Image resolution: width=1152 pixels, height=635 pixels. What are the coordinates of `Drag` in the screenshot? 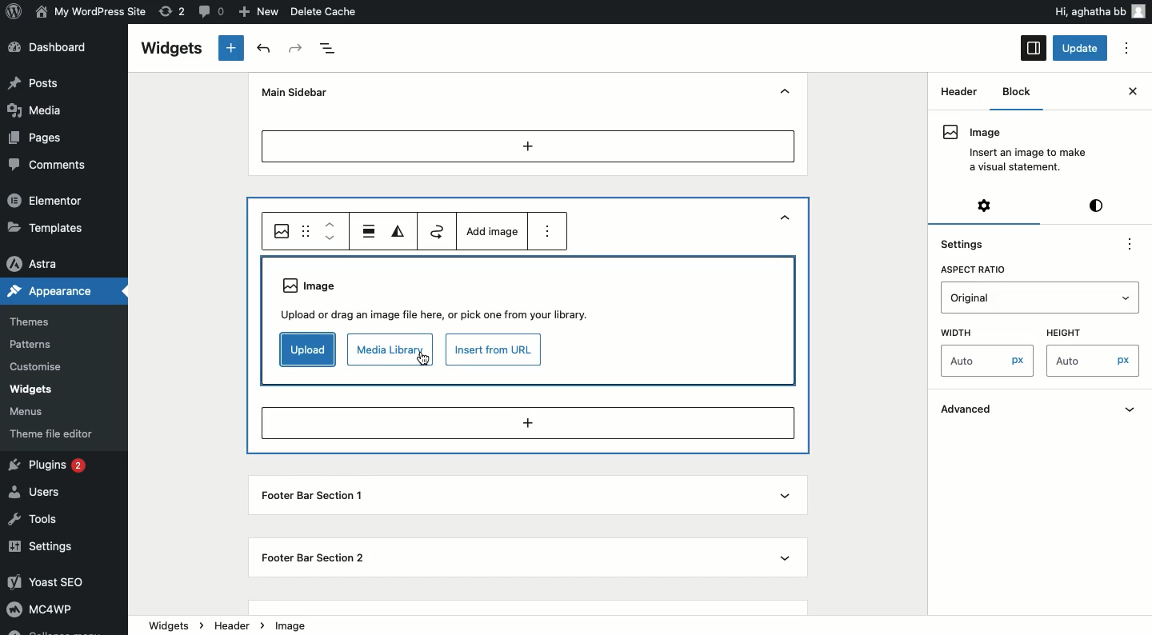 It's located at (307, 230).